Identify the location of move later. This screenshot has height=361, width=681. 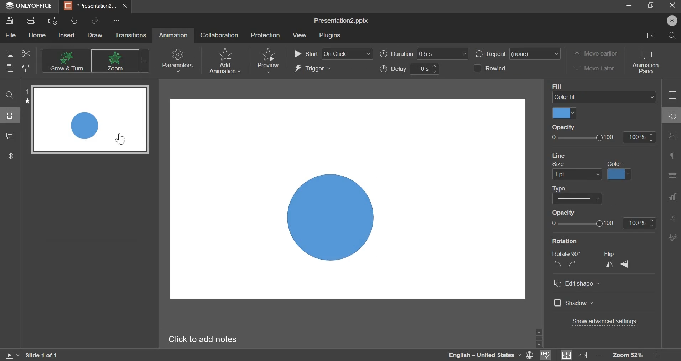
(596, 68).